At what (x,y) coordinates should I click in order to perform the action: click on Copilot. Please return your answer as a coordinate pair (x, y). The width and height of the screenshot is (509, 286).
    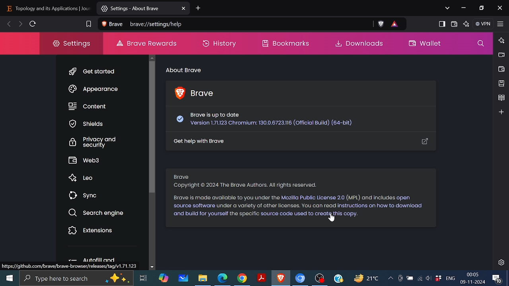
    Looking at the image, I should click on (163, 277).